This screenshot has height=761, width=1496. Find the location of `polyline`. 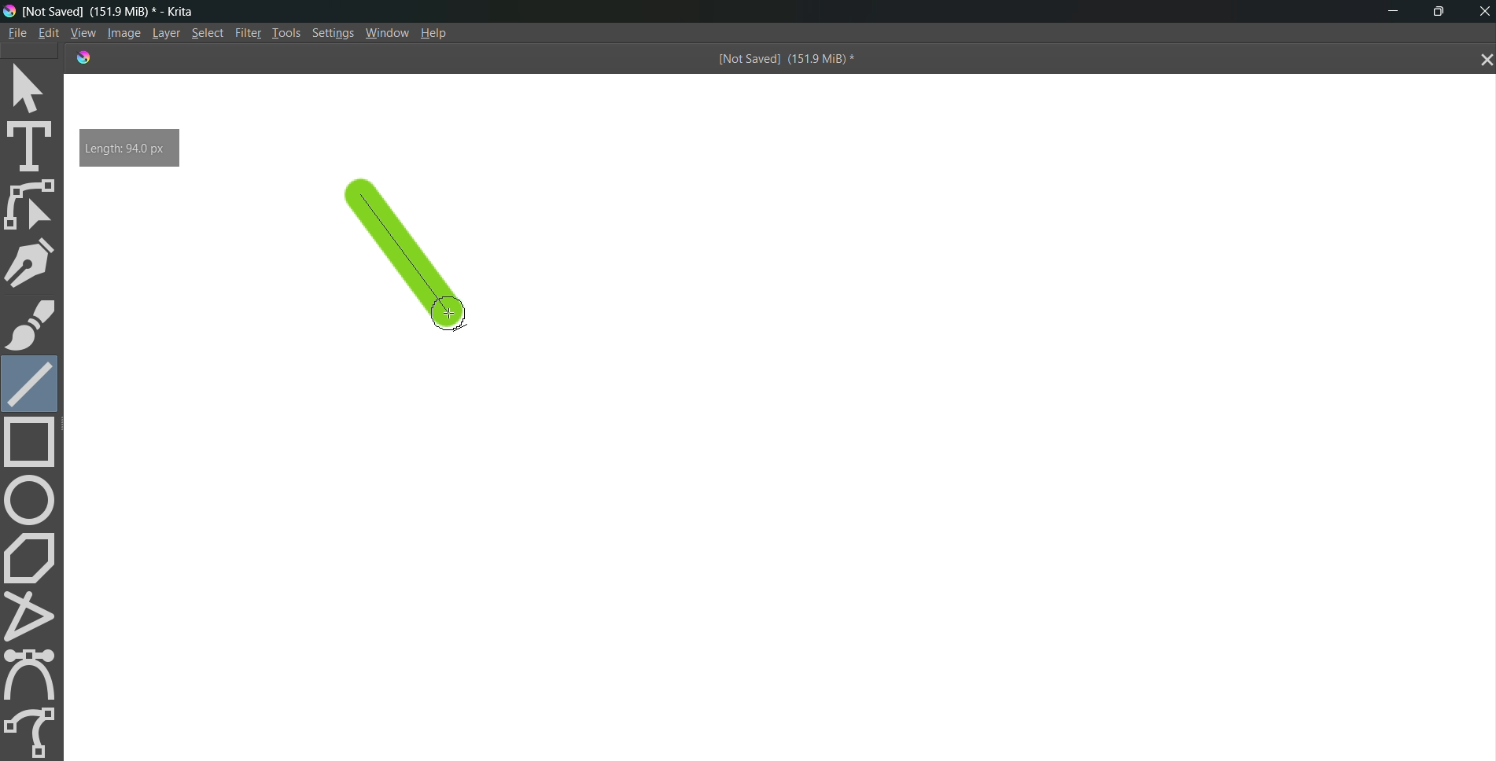

polyline is located at coordinates (35, 616).